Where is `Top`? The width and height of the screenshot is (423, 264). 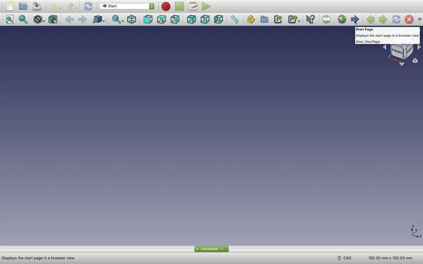
Top is located at coordinates (162, 20).